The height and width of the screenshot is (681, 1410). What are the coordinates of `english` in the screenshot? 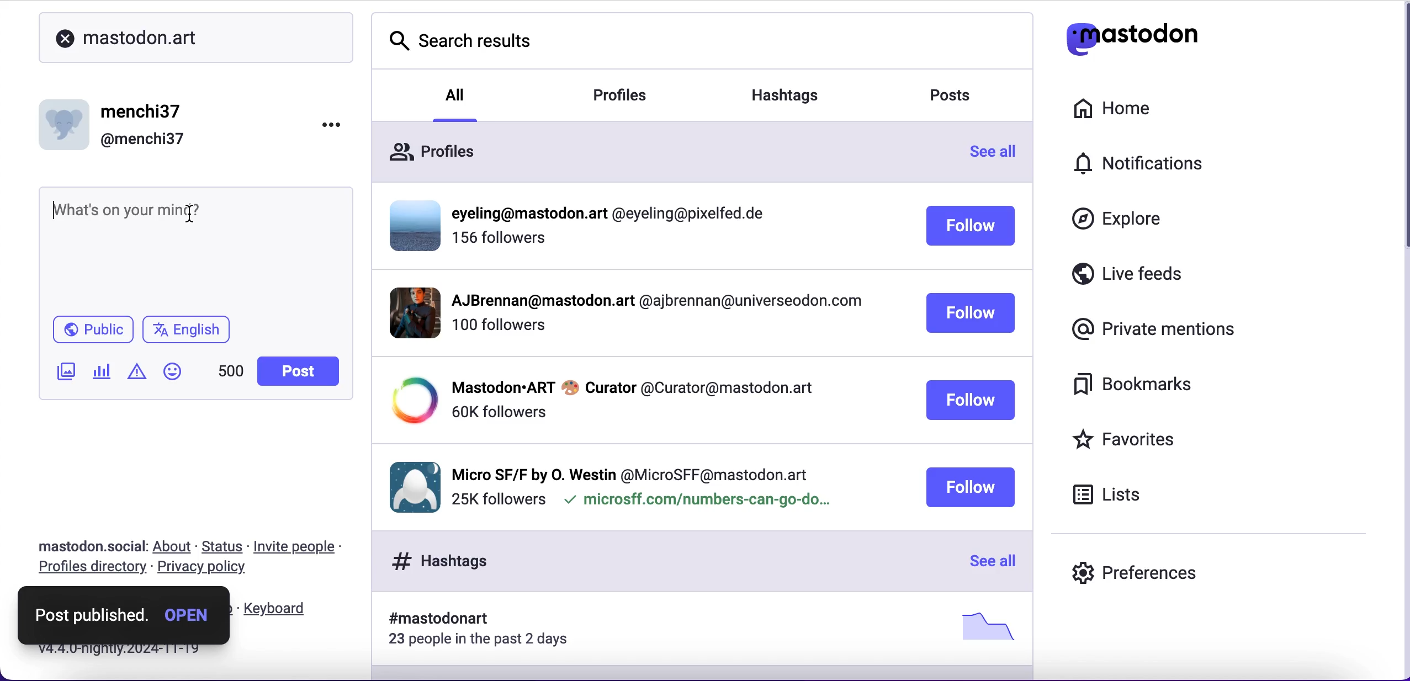 It's located at (188, 331).